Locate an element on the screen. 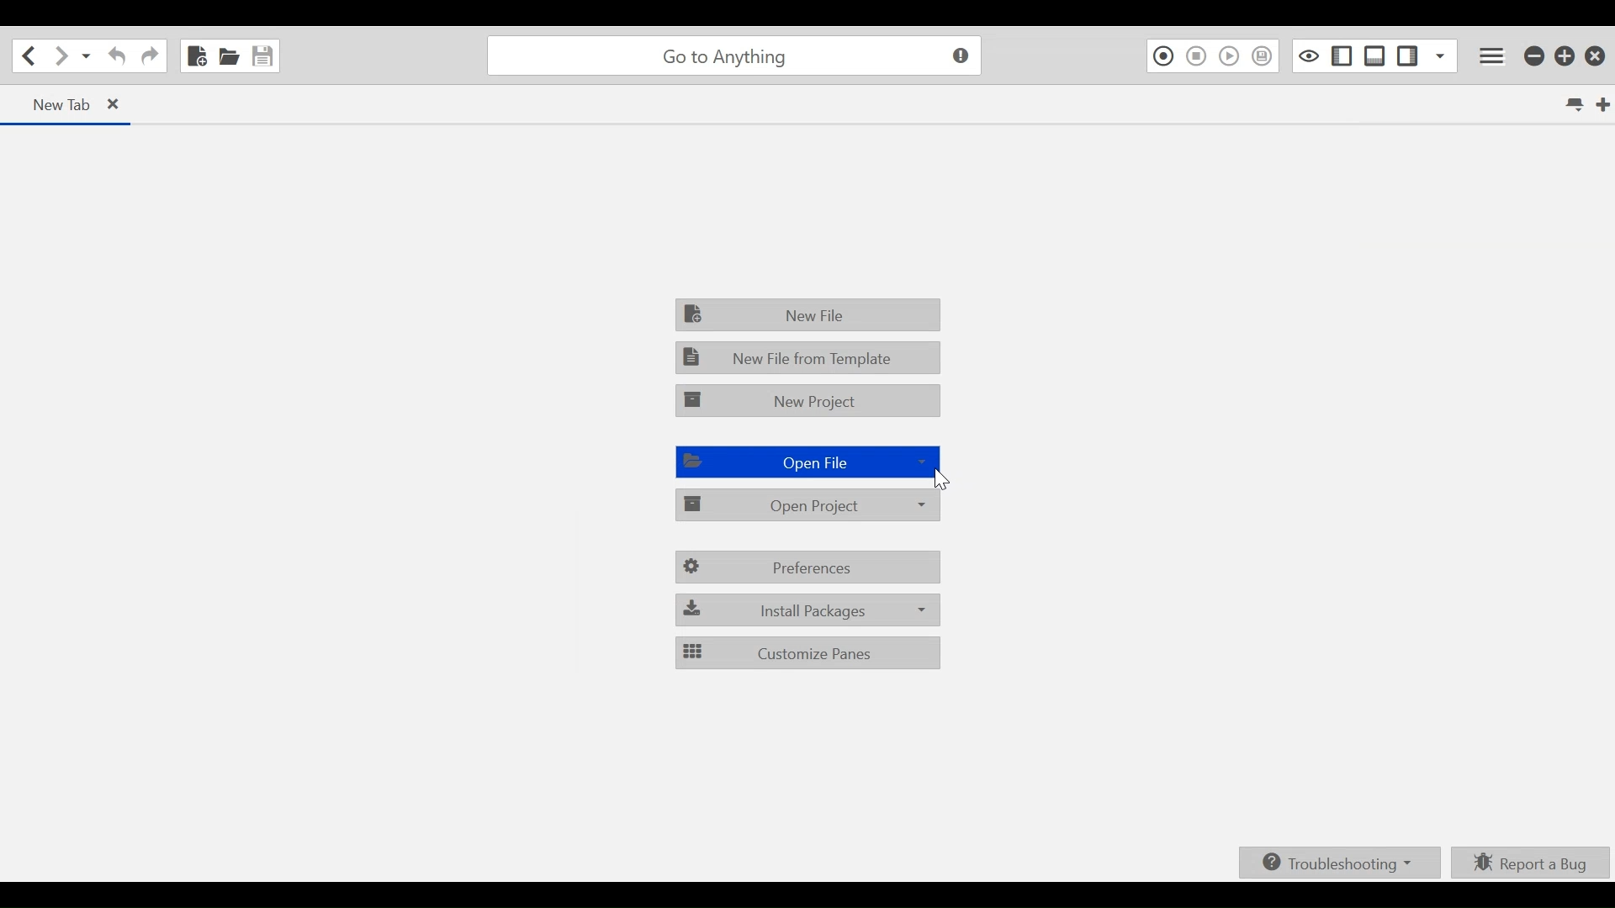  Report a bug is located at coordinates (1533, 863).